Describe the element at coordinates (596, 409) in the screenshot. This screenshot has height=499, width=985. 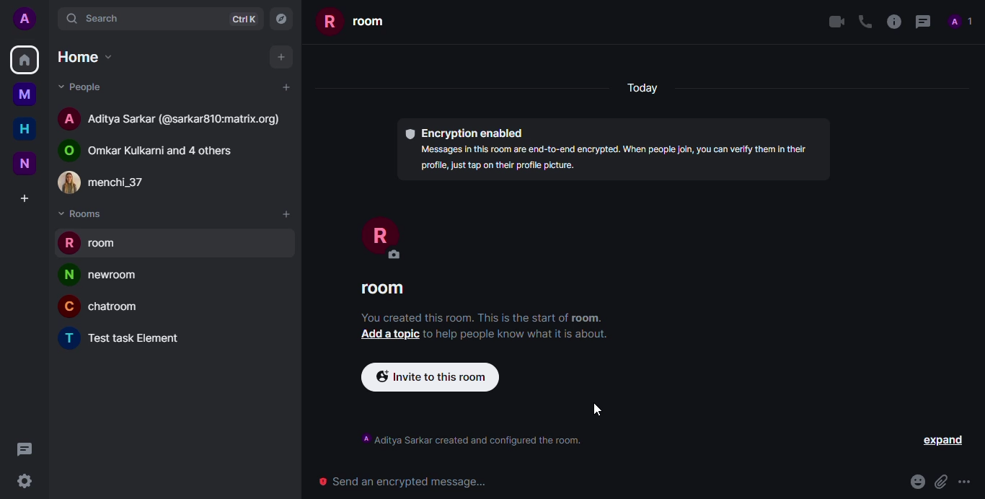
I see `cursor` at that location.